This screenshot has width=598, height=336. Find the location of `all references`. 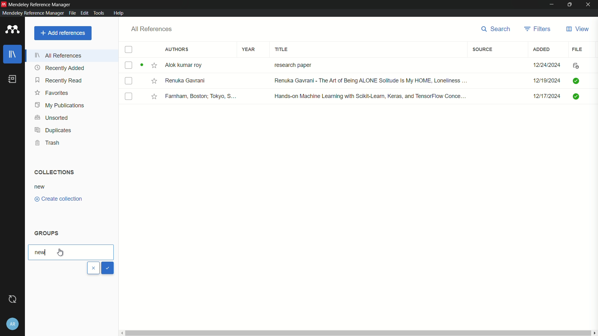

all references is located at coordinates (151, 29).